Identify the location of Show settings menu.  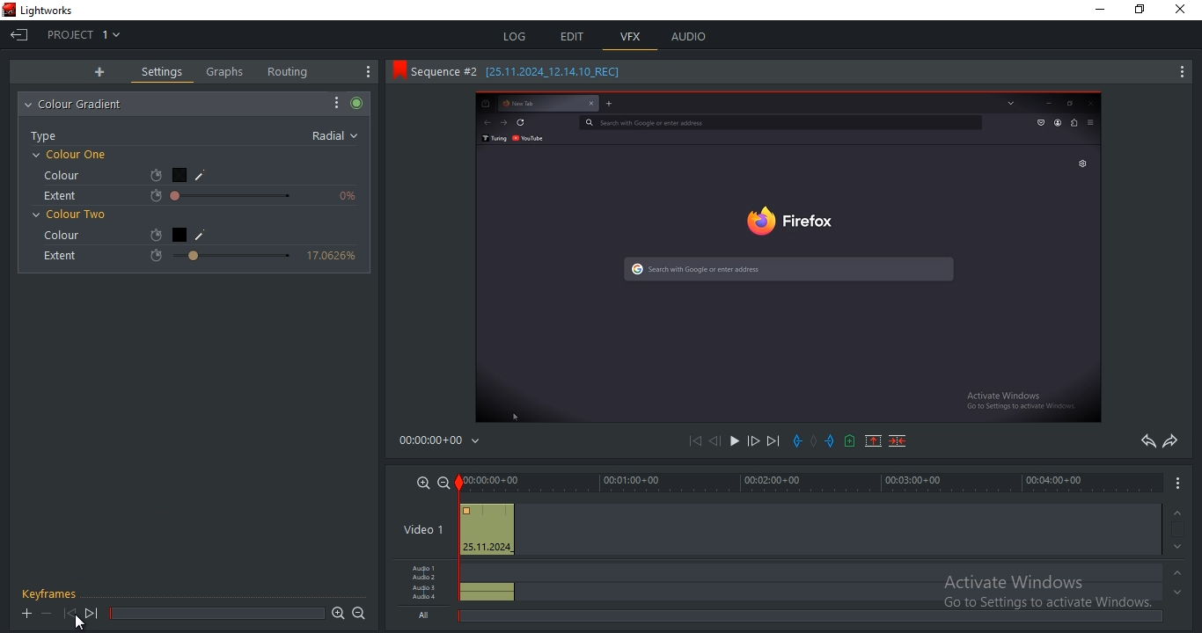
(1178, 489).